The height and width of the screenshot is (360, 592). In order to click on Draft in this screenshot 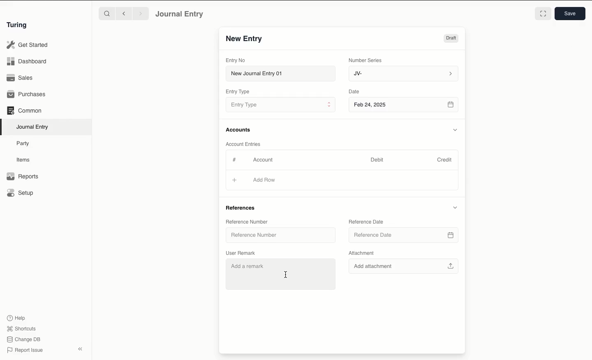, I will do `click(451, 38)`.